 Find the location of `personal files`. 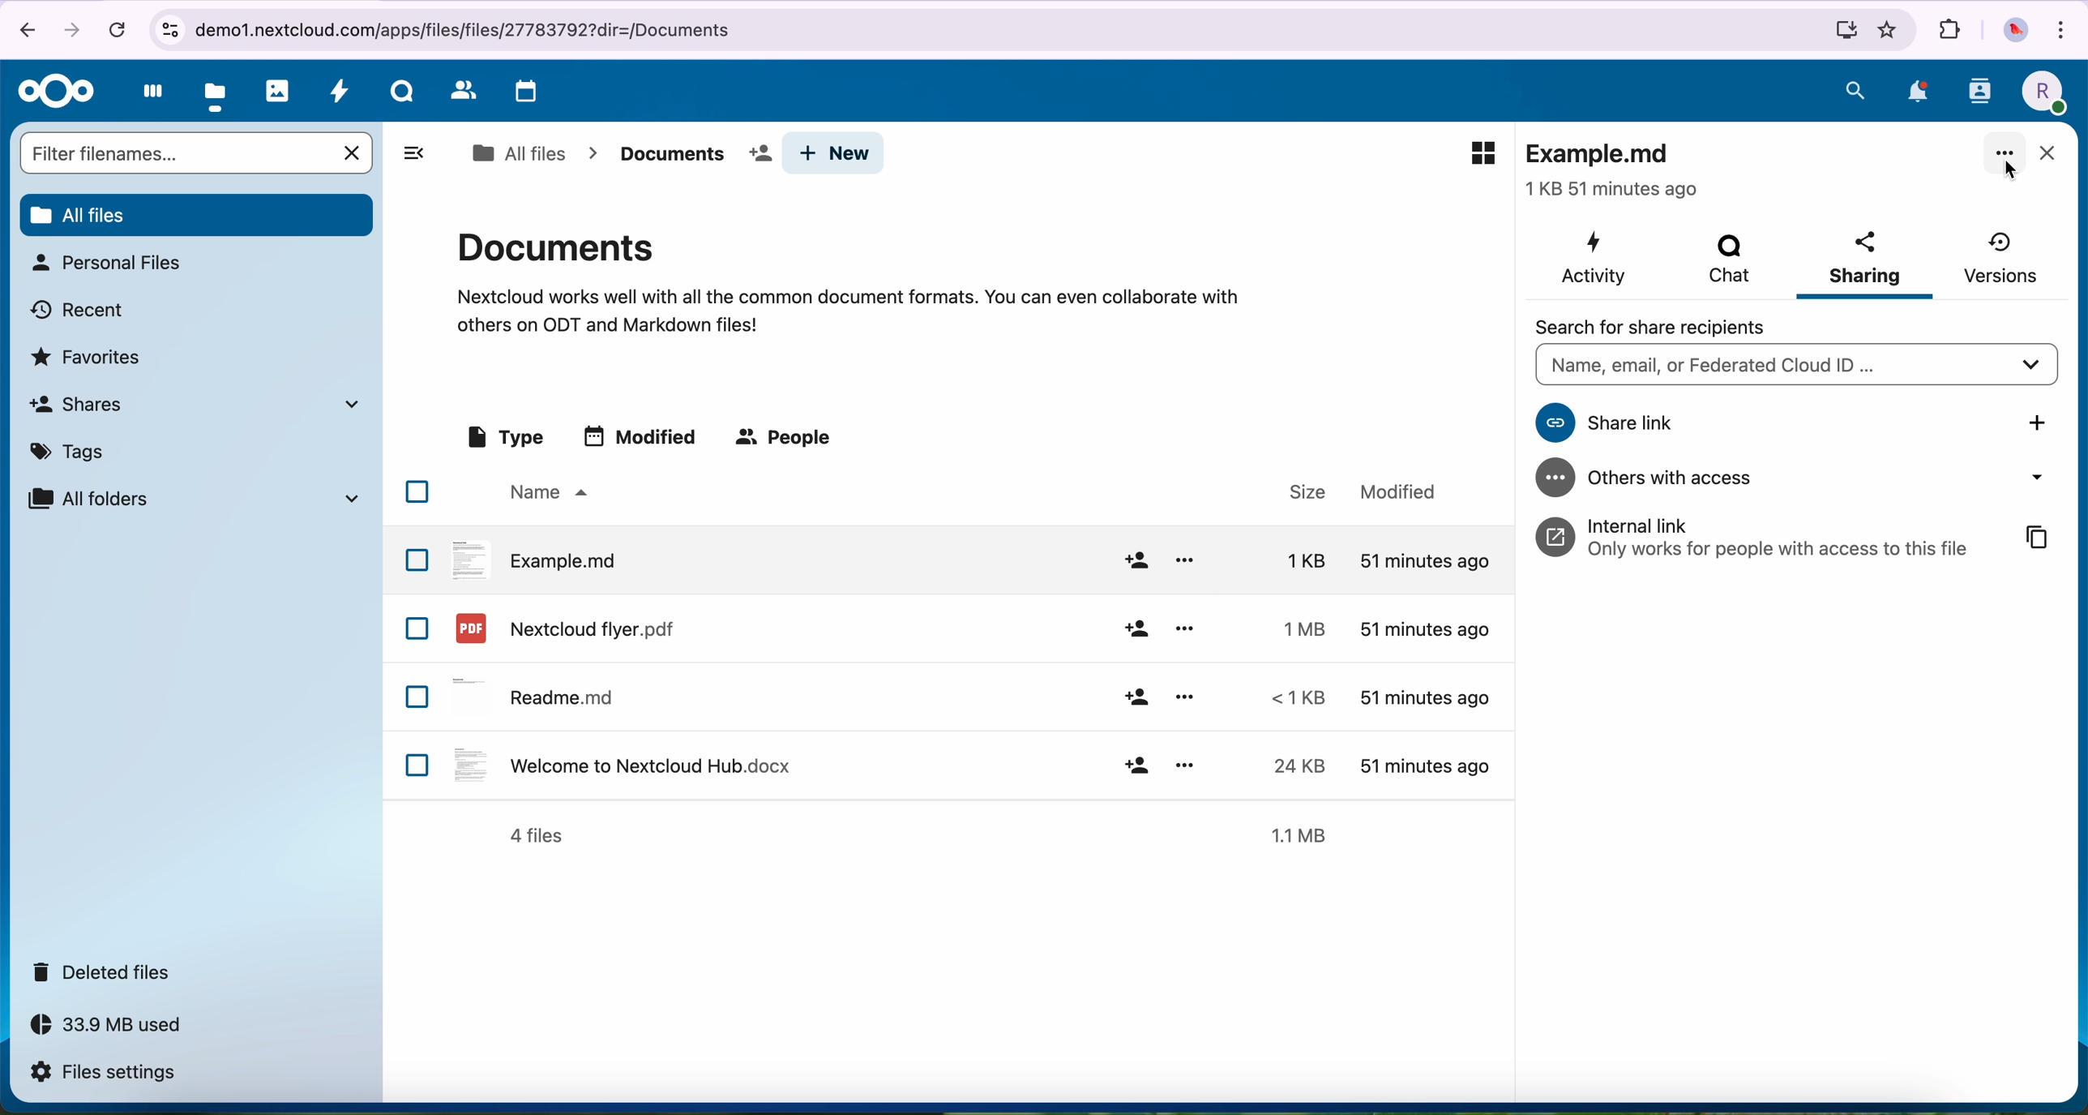

personal files is located at coordinates (105, 263).